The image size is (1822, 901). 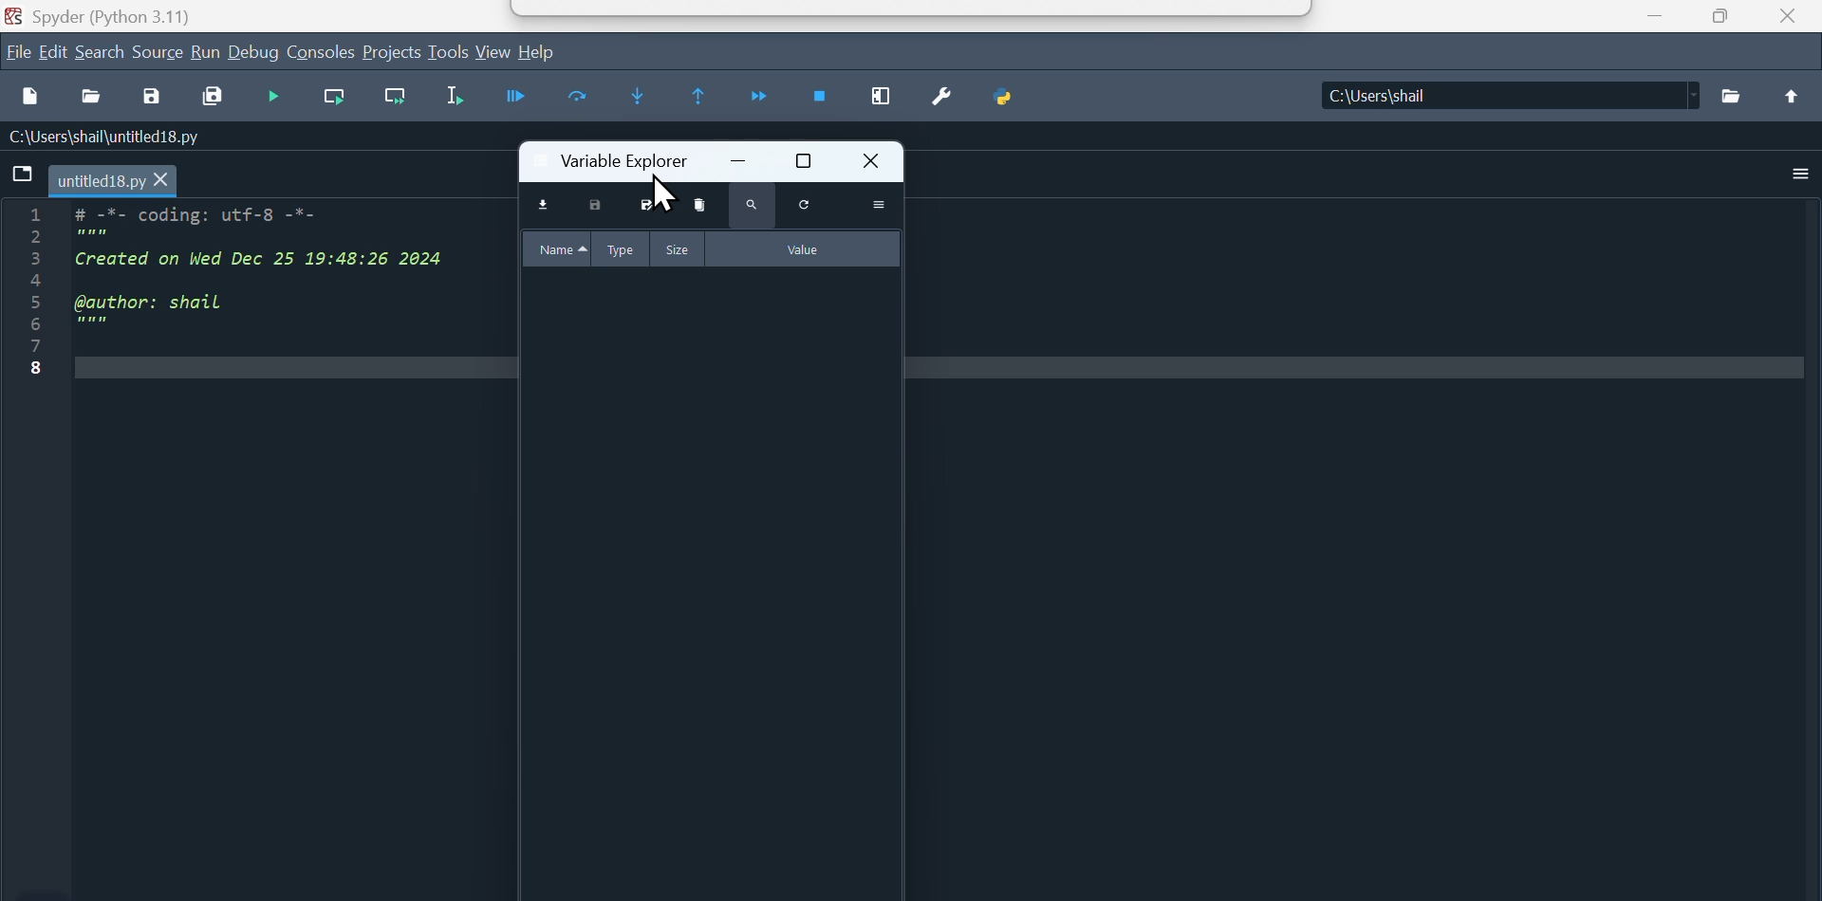 What do you see at coordinates (697, 204) in the screenshot?
I see `delete variables` at bounding box center [697, 204].